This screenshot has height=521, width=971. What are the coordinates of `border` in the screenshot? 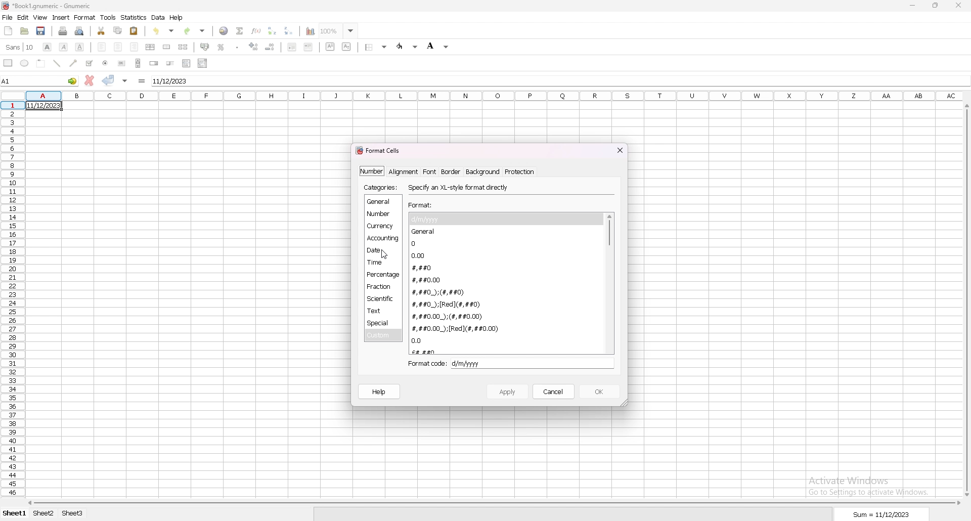 It's located at (376, 48).